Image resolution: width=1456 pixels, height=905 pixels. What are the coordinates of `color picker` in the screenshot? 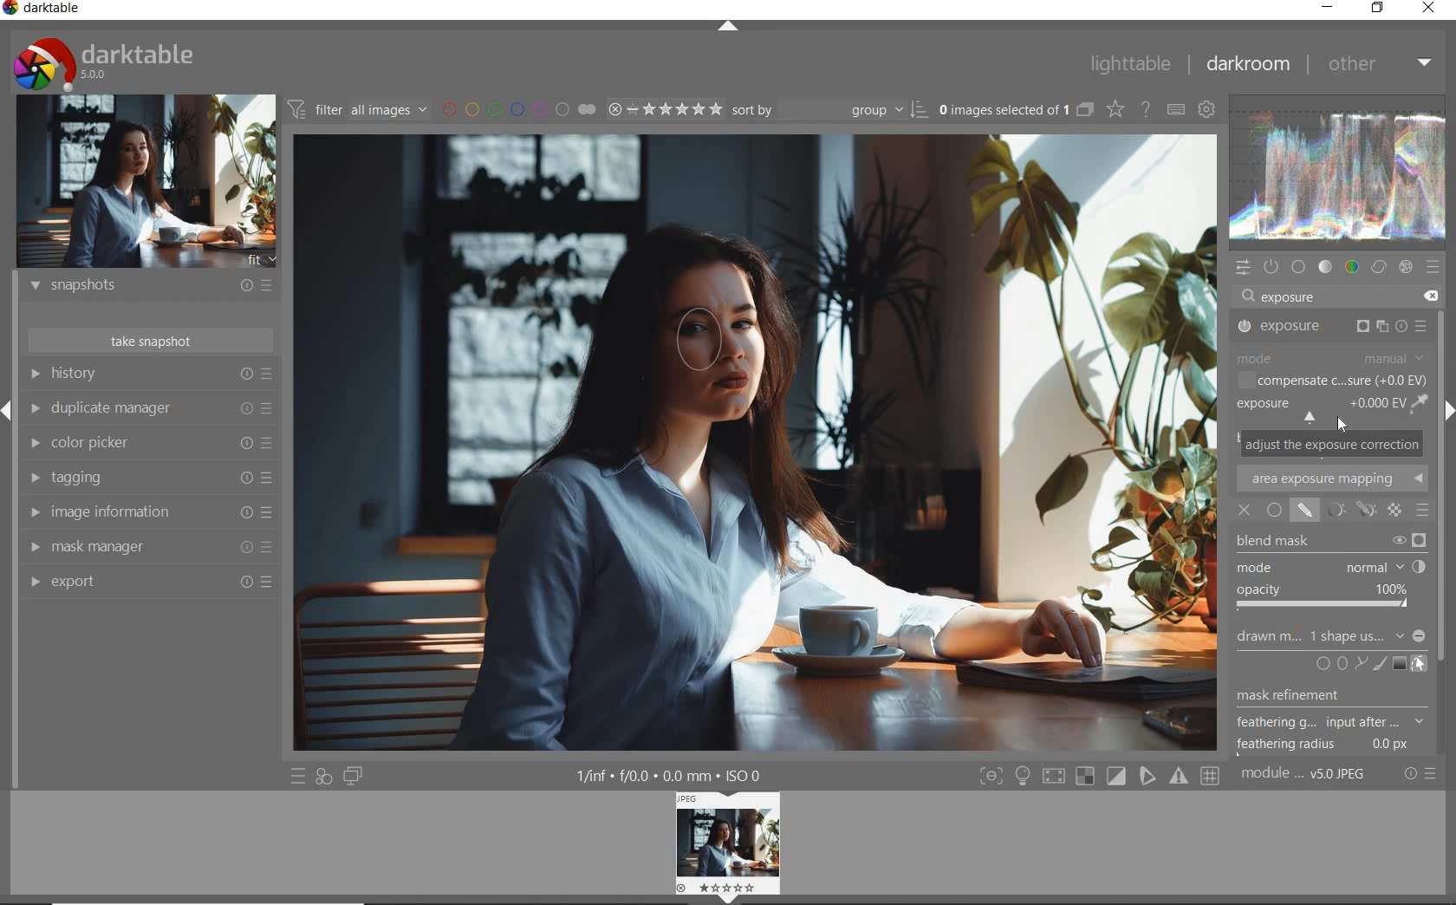 It's located at (152, 443).